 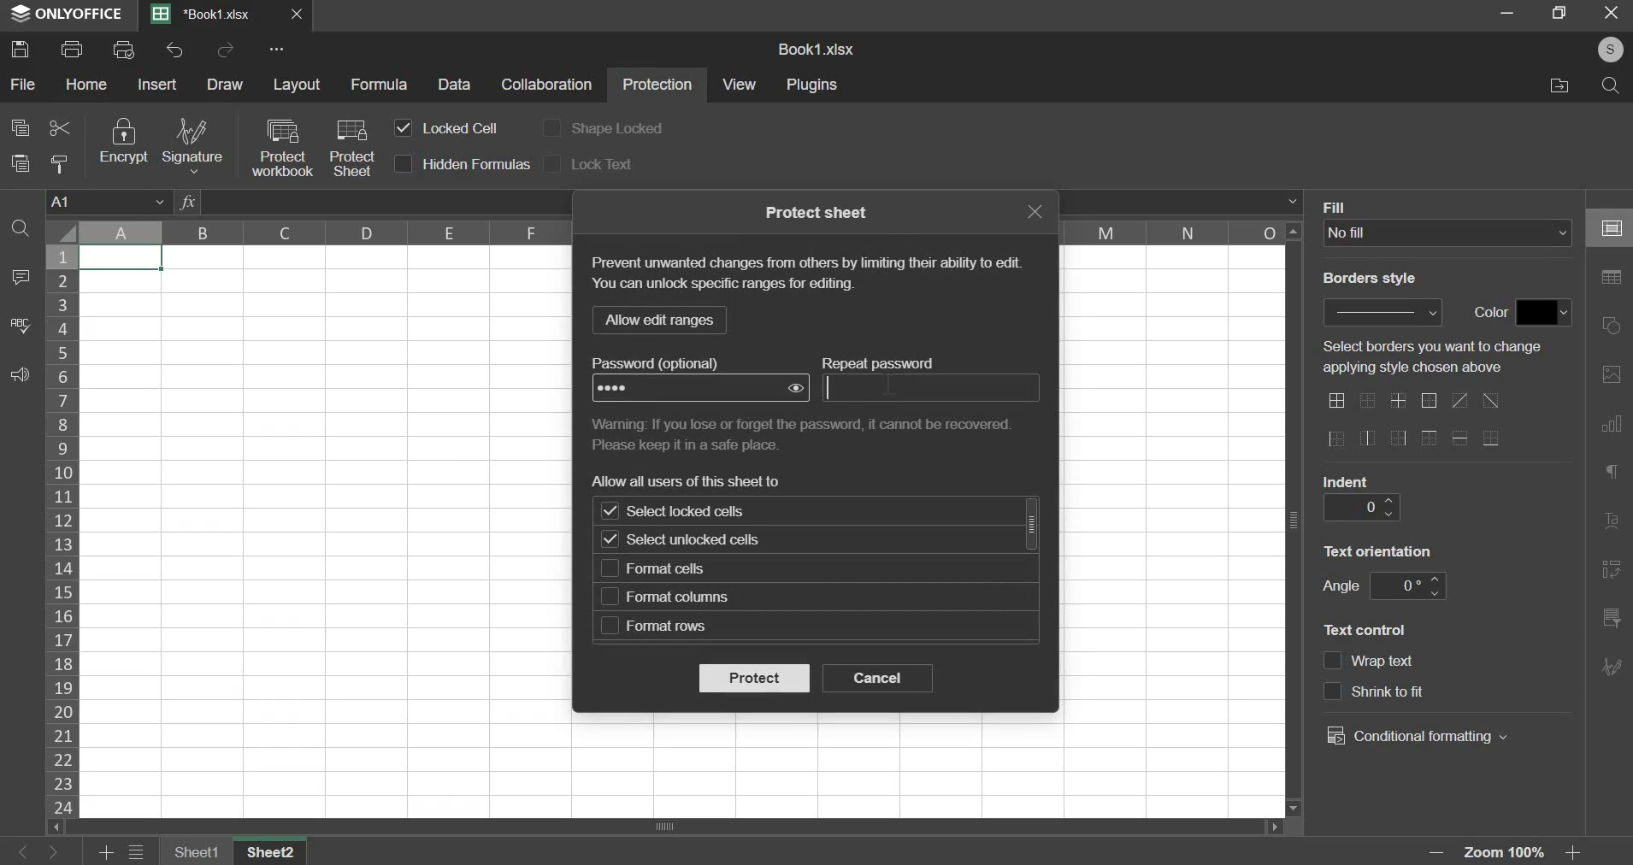 What do you see at coordinates (109, 200) in the screenshot?
I see `cell name` at bounding box center [109, 200].